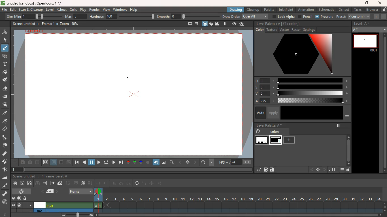 The image size is (387, 217). Describe the element at coordinates (69, 162) in the screenshot. I see `minimize` at that location.